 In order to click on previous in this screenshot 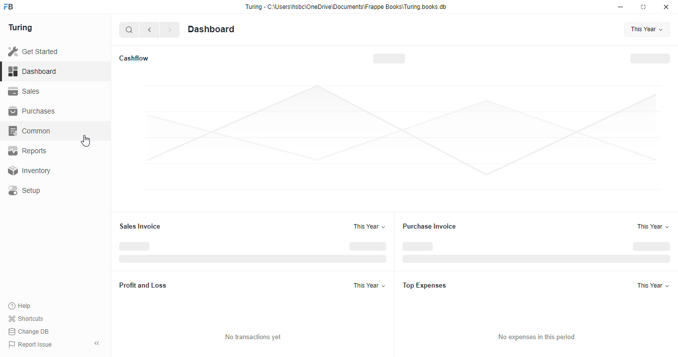, I will do `click(150, 30)`.